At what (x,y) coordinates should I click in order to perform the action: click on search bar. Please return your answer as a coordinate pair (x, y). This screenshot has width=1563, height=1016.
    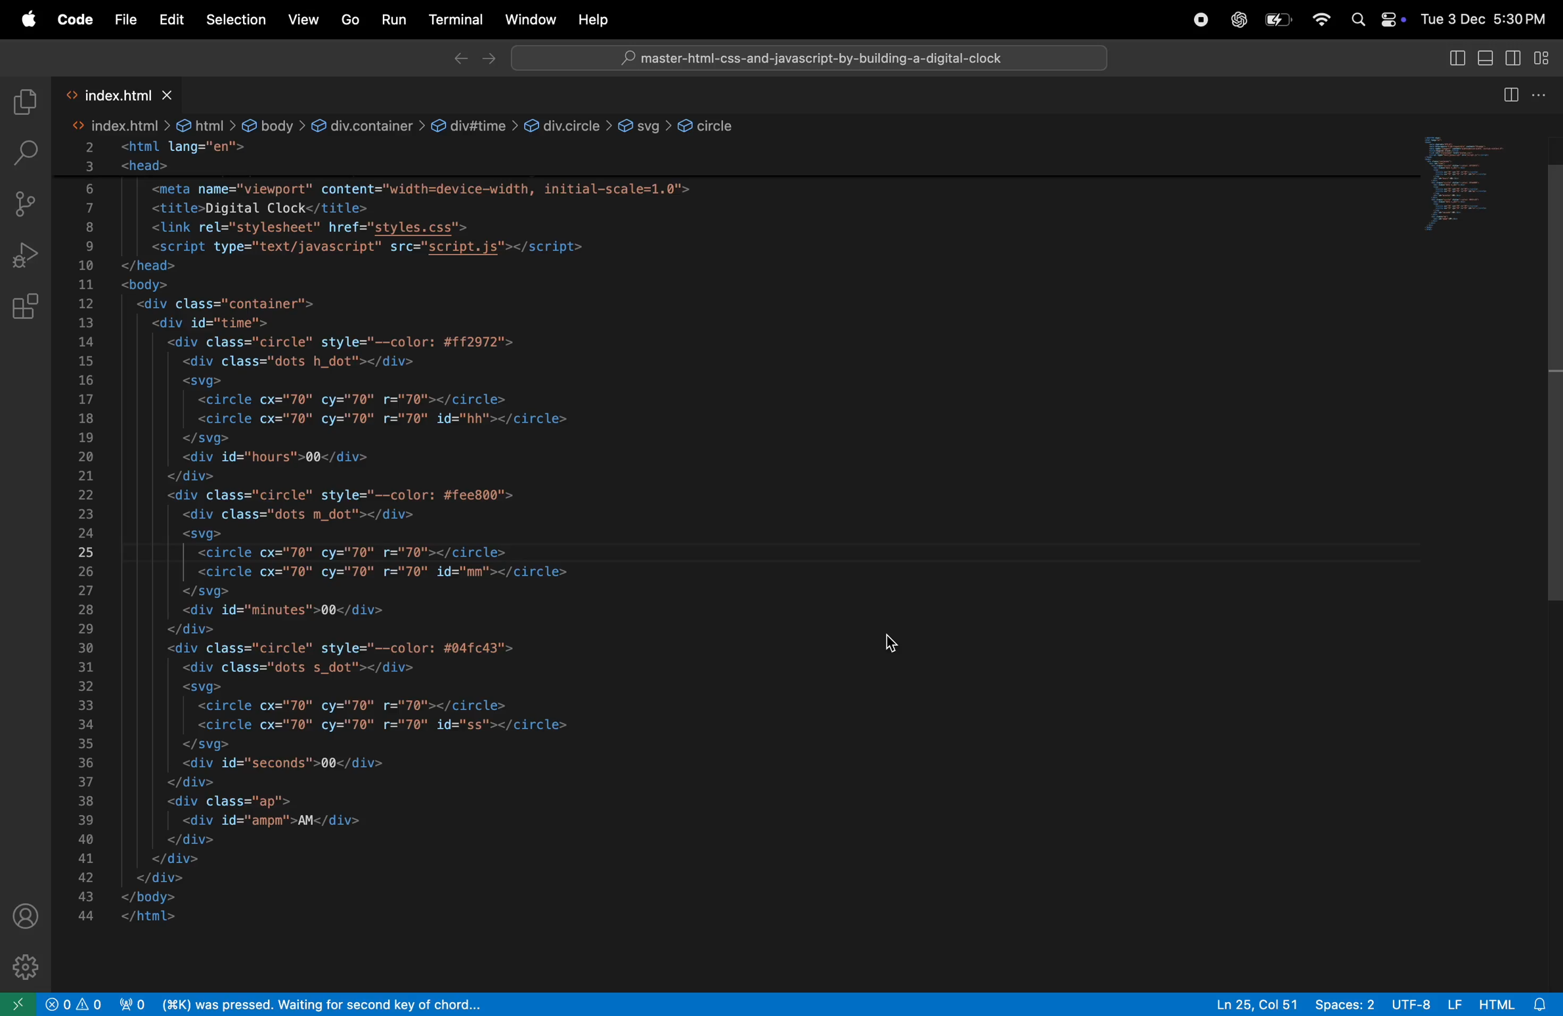
    Looking at the image, I should click on (807, 59).